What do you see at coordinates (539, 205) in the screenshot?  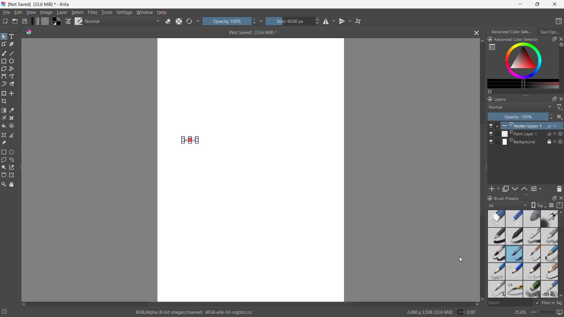 I see `tags` at bounding box center [539, 205].